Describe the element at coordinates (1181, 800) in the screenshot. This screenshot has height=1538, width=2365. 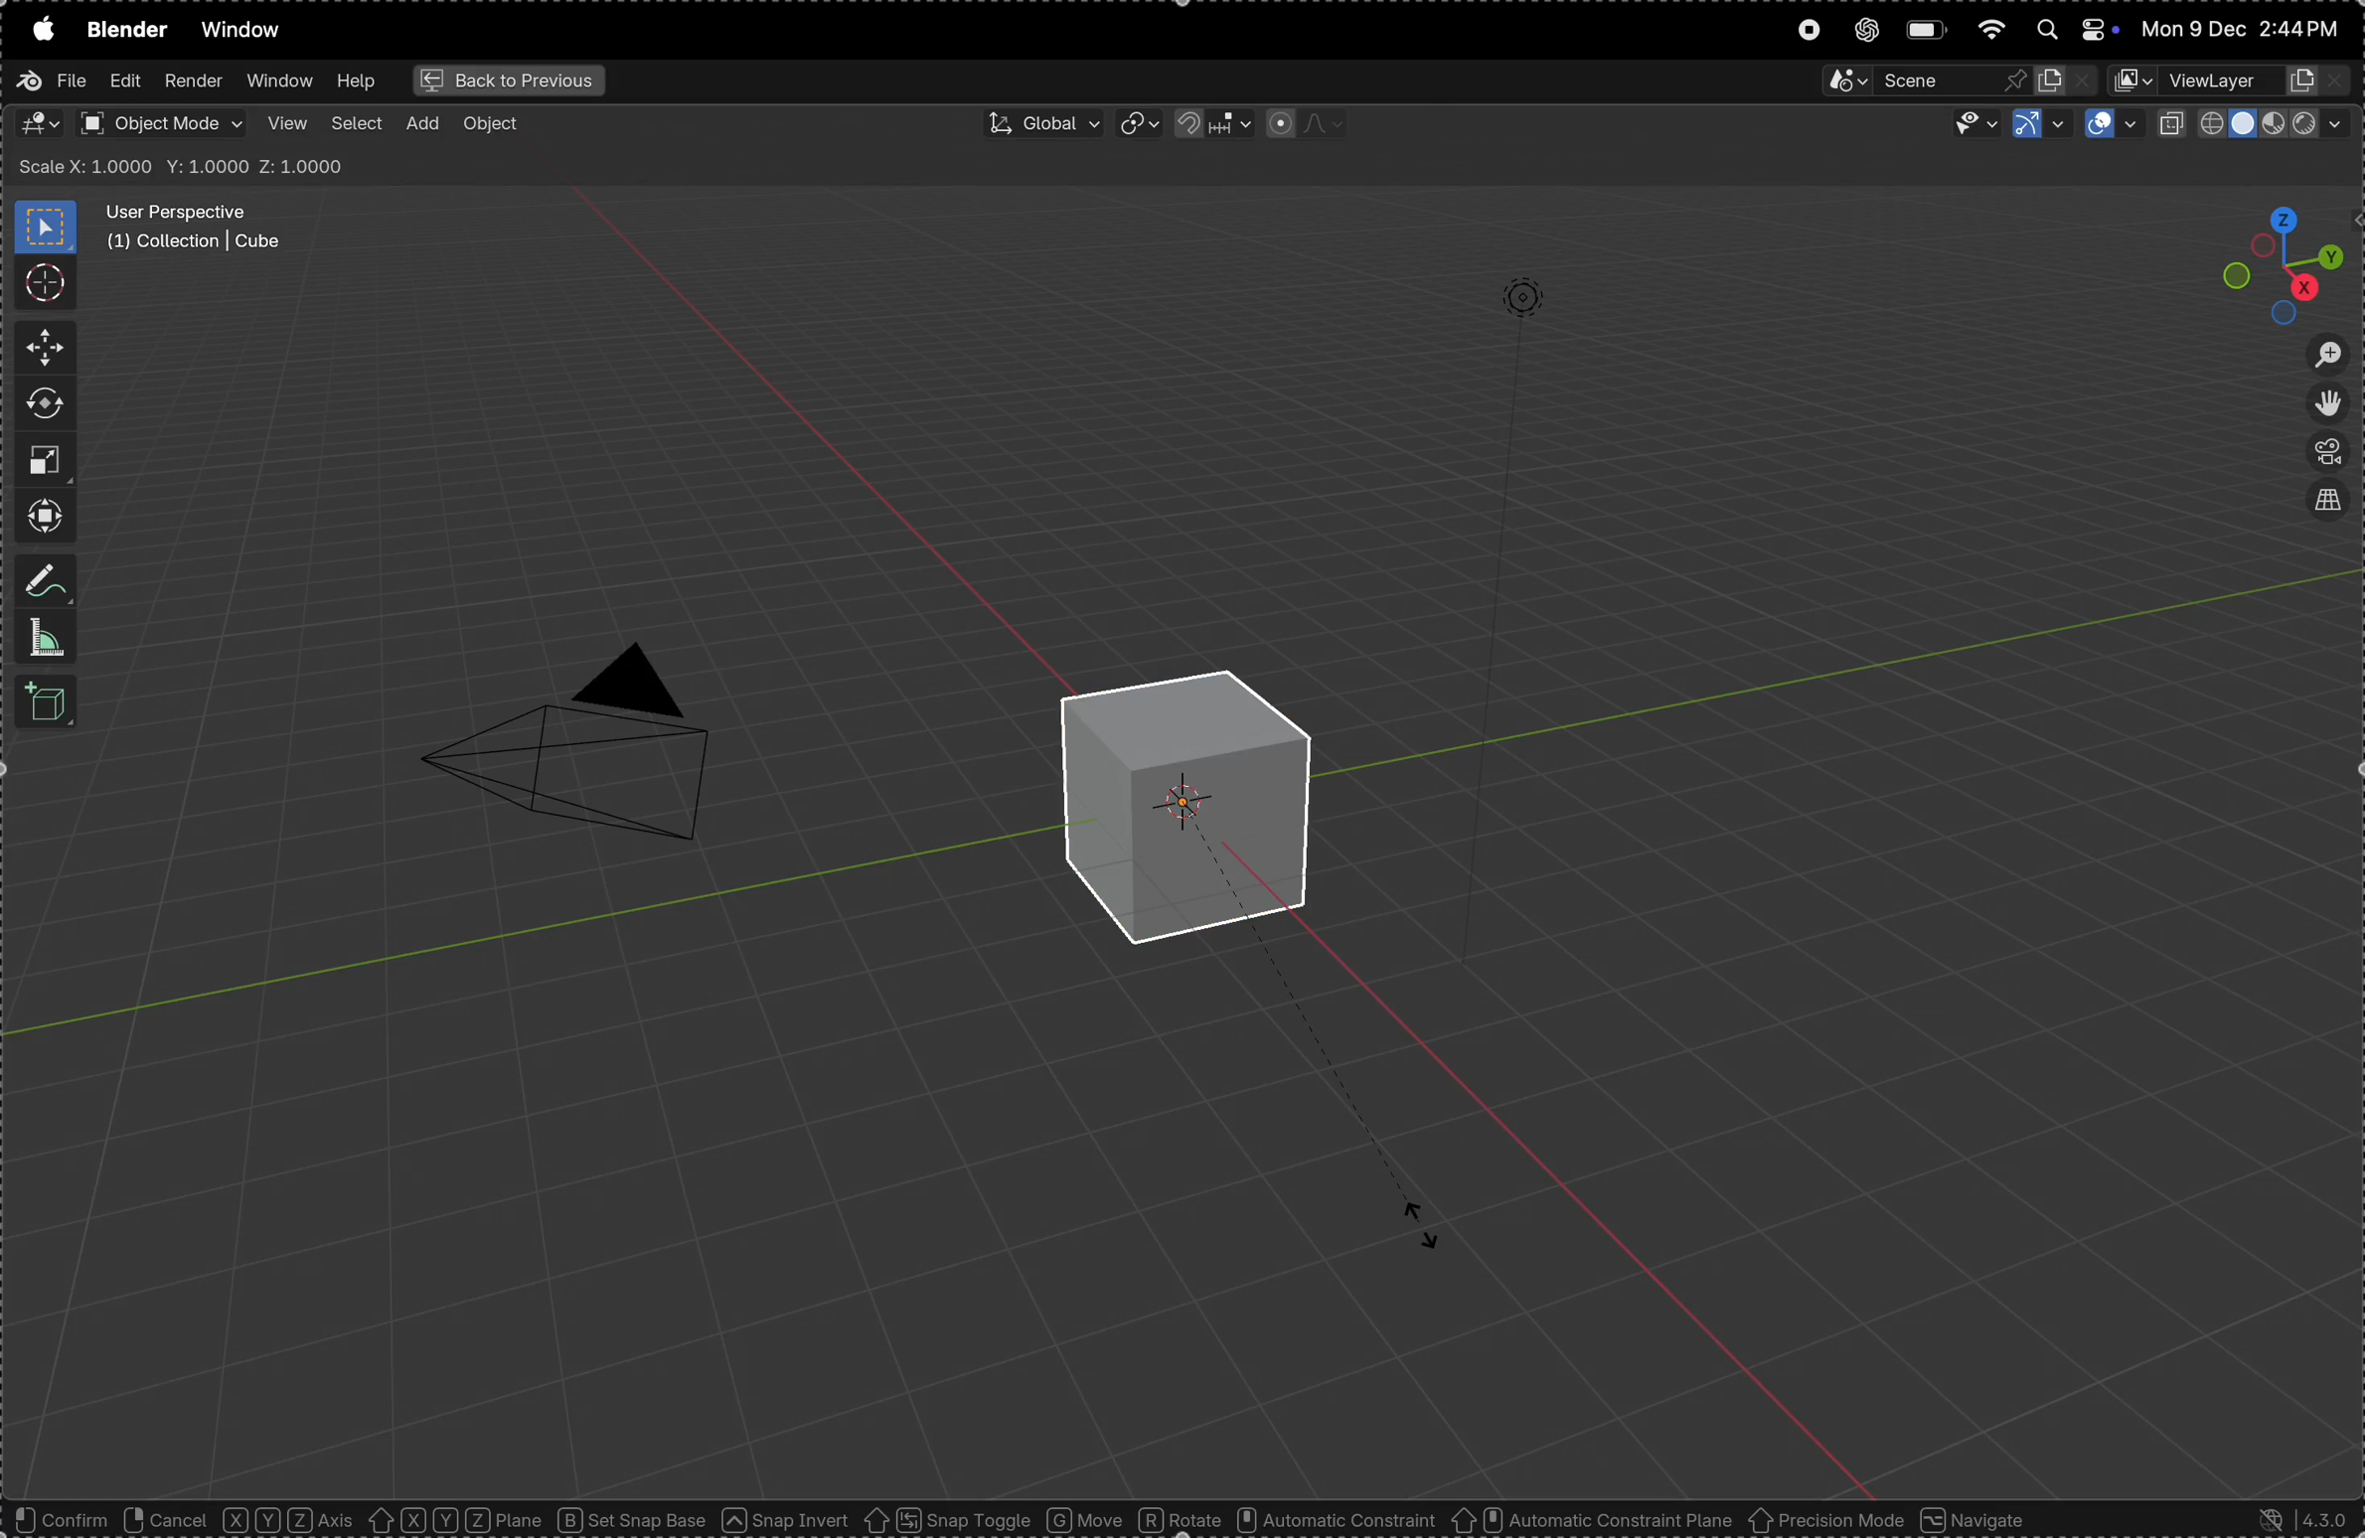
I see `#d cube` at that location.